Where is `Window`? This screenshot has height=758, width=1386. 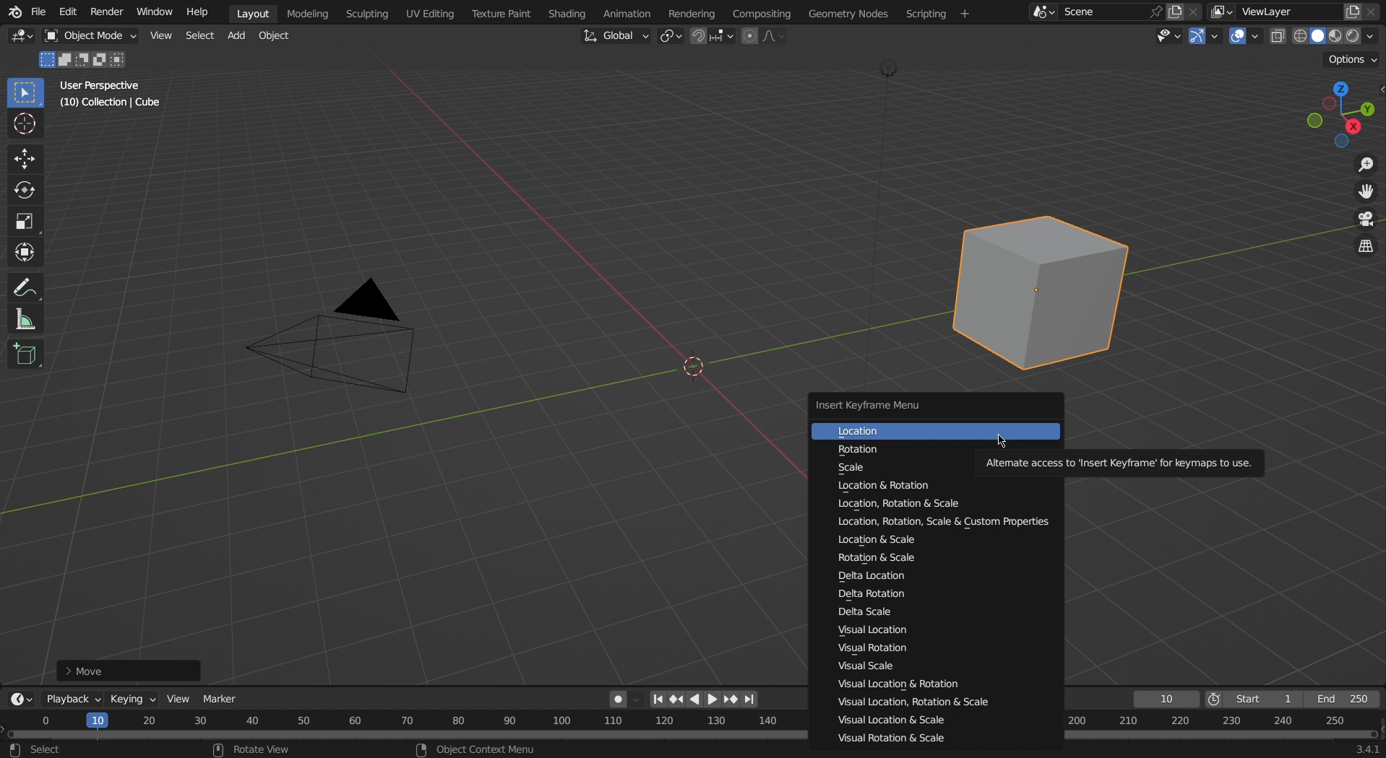
Window is located at coordinates (158, 12).